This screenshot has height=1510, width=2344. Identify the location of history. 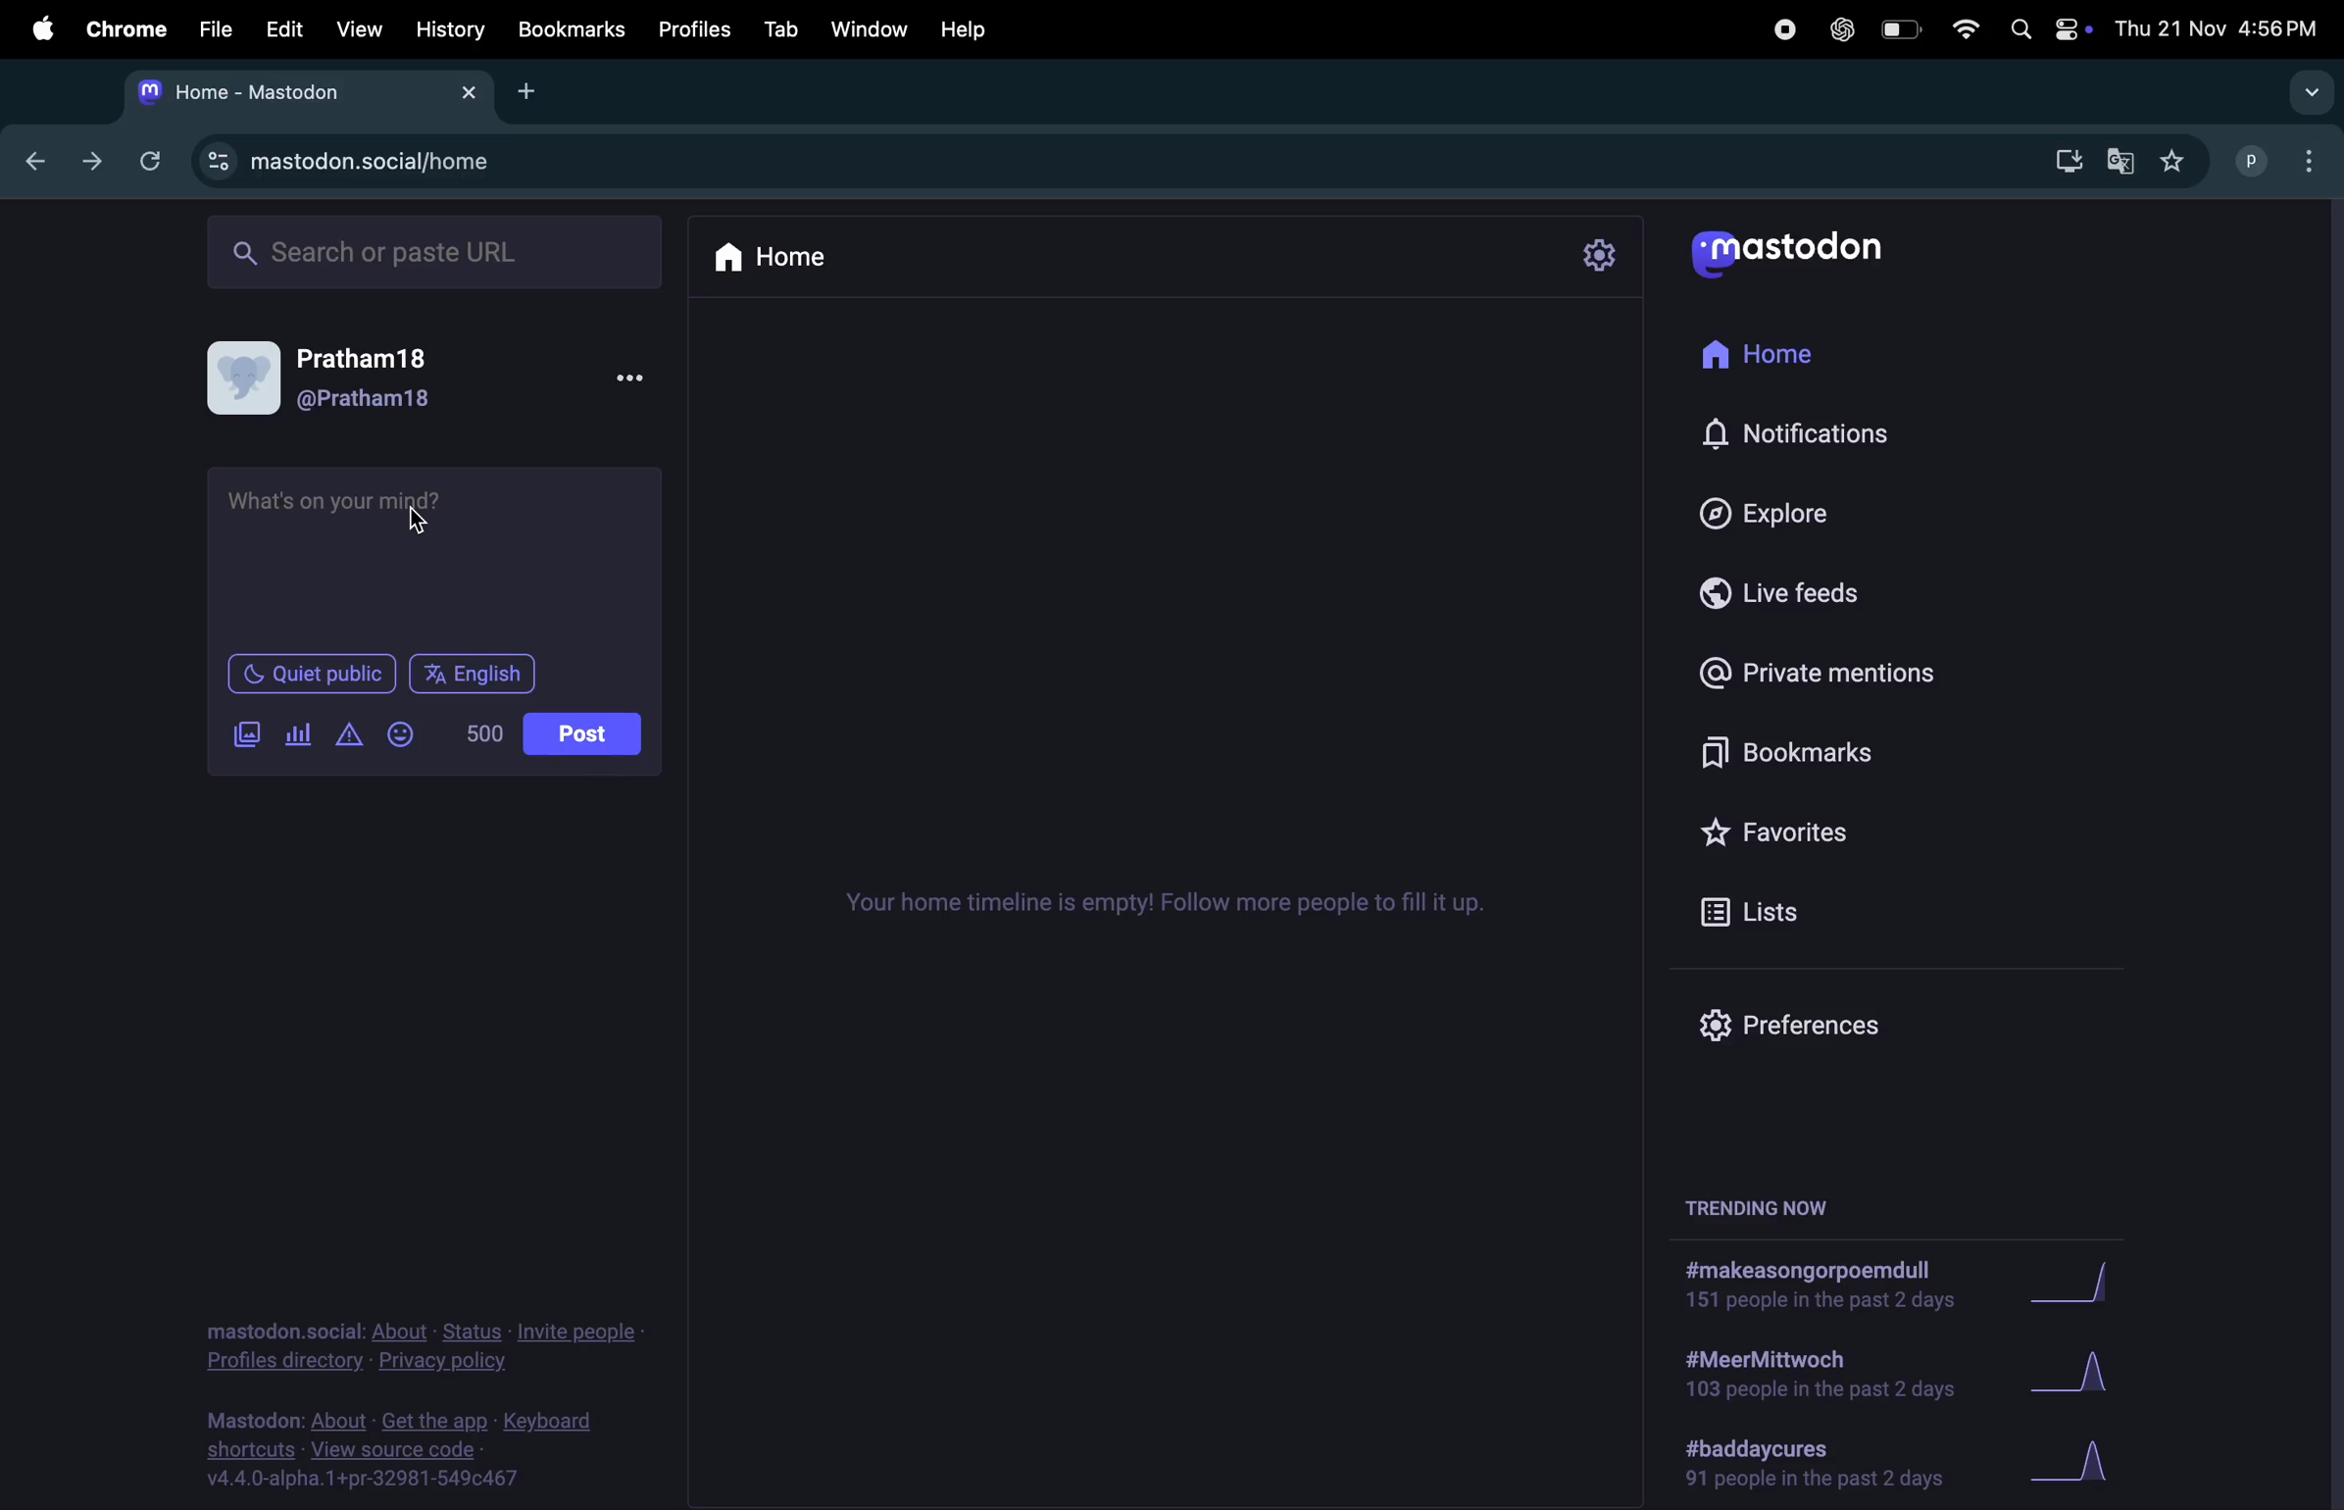
(450, 28).